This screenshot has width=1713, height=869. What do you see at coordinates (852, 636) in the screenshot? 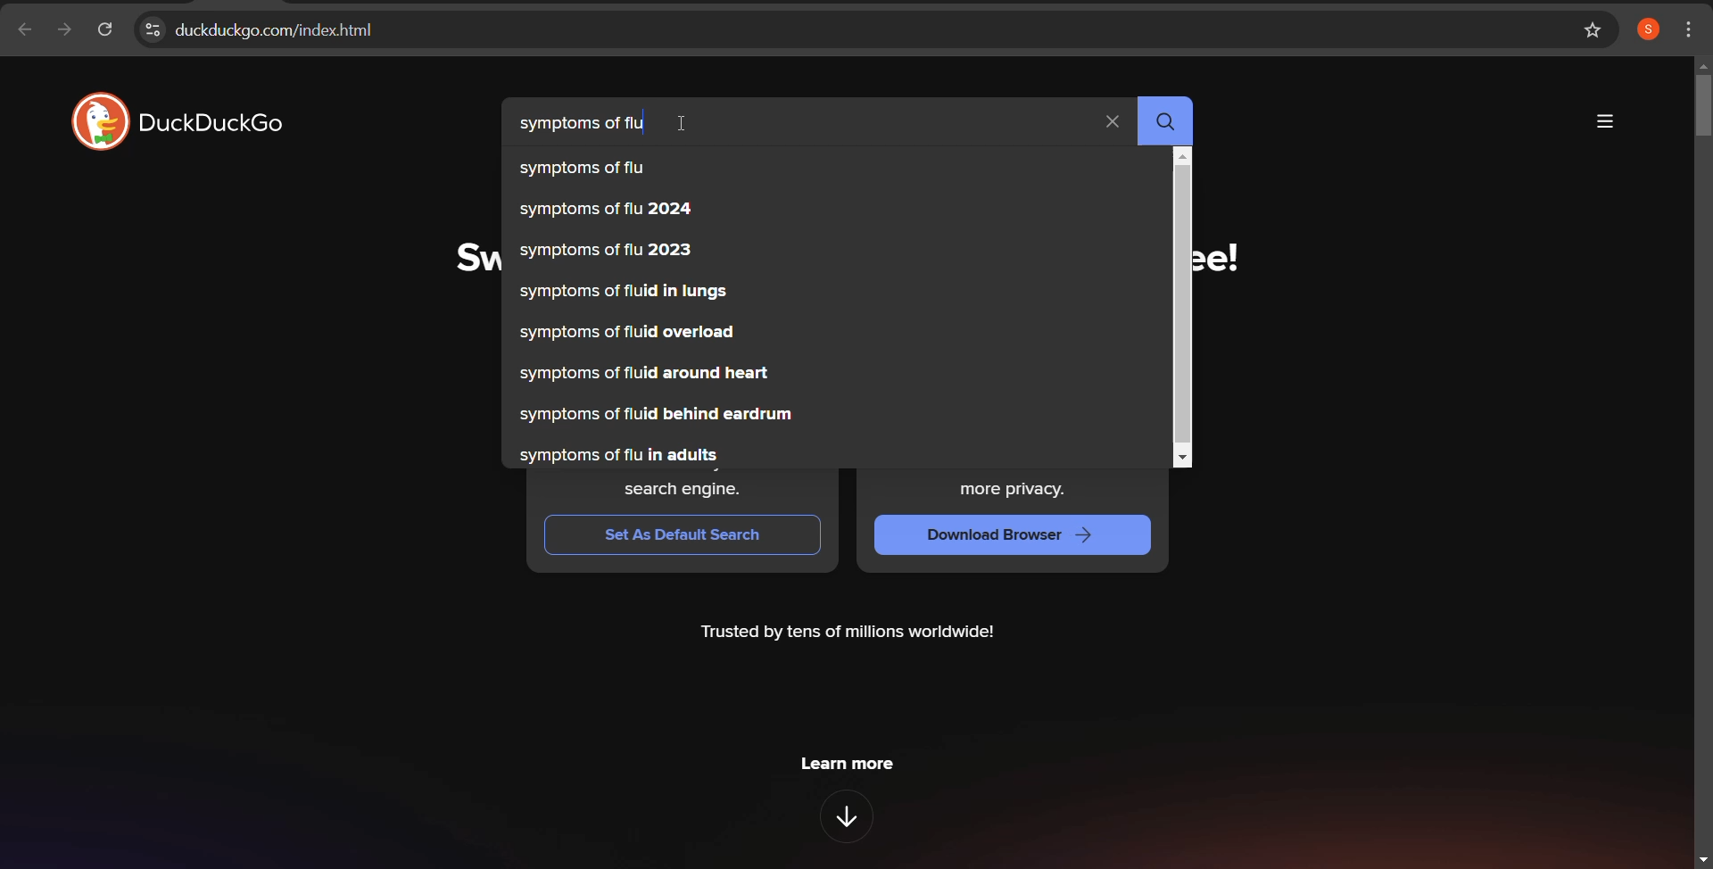
I see `Trusted by tens of millions worldwide!` at bounding box center [852, 636].